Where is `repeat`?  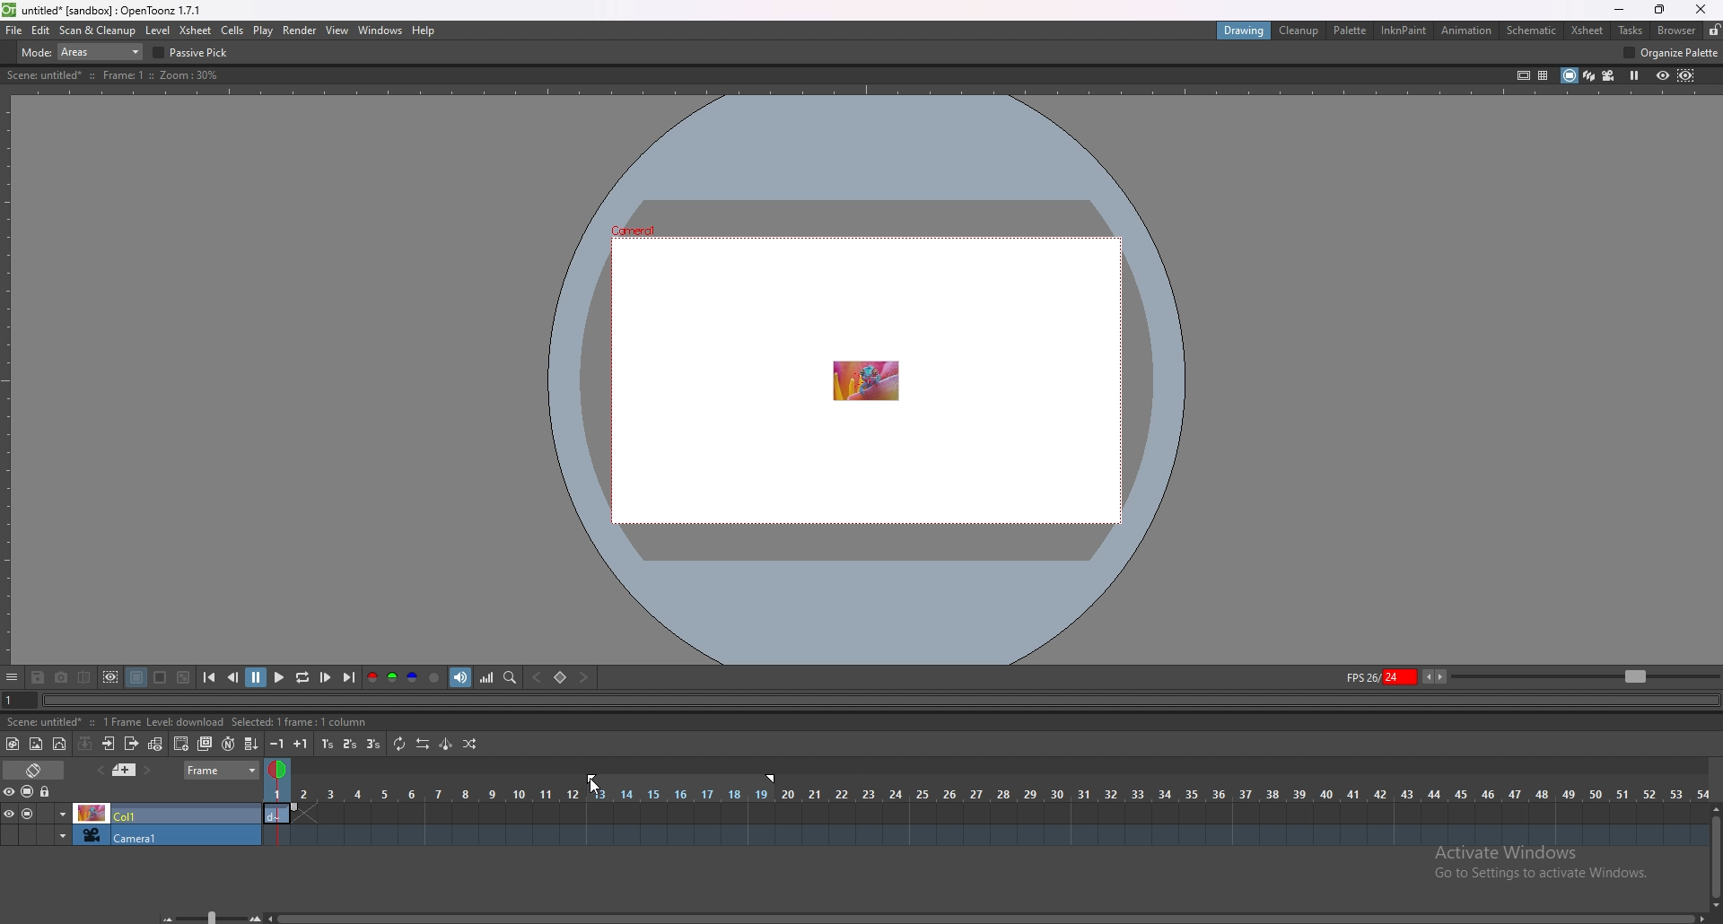 repeat is located at coordinates (401, 745).